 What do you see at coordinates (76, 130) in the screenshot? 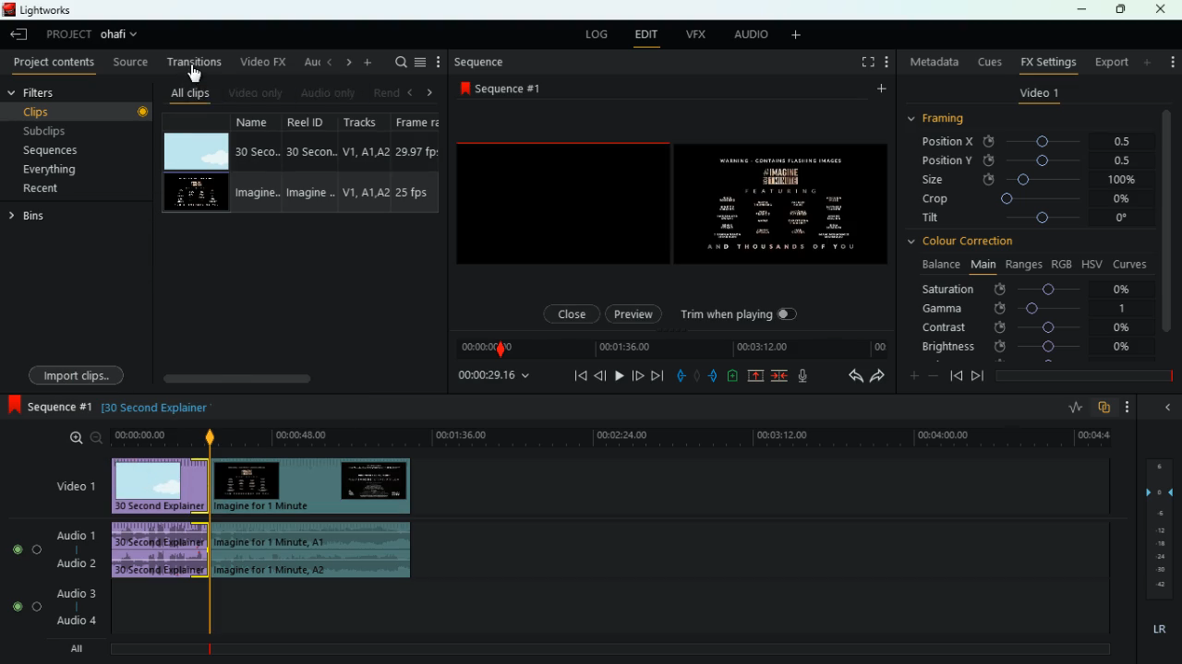
I see `subclips` at bounding box center [76, 130].